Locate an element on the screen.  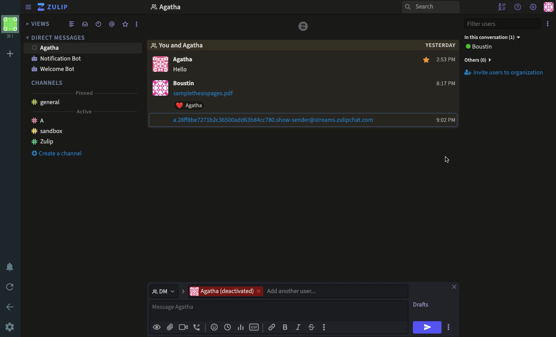
Invite users to organization is located at coordinates (505, 73).